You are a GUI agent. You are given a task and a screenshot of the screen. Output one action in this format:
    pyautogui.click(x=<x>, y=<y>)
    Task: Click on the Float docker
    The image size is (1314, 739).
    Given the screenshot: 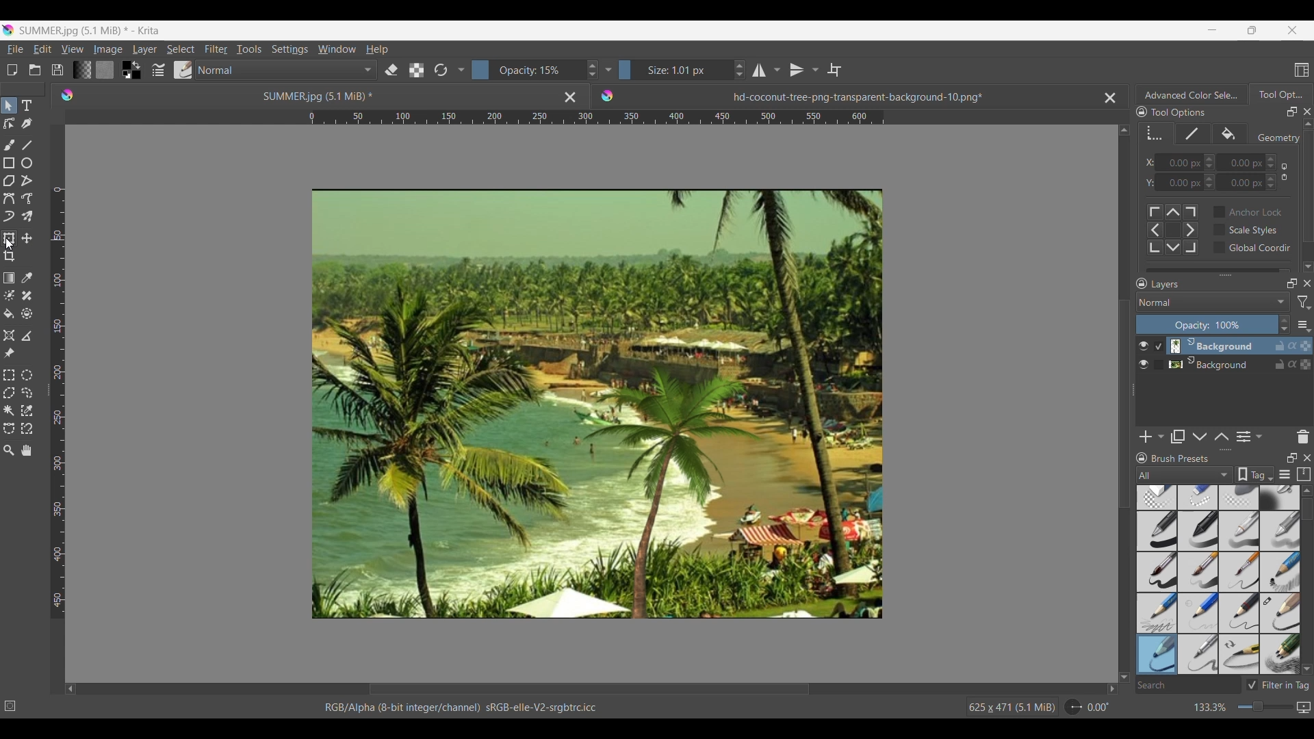 What is the action you would take?
    pyautogui.click(x=1292, y=112)
    